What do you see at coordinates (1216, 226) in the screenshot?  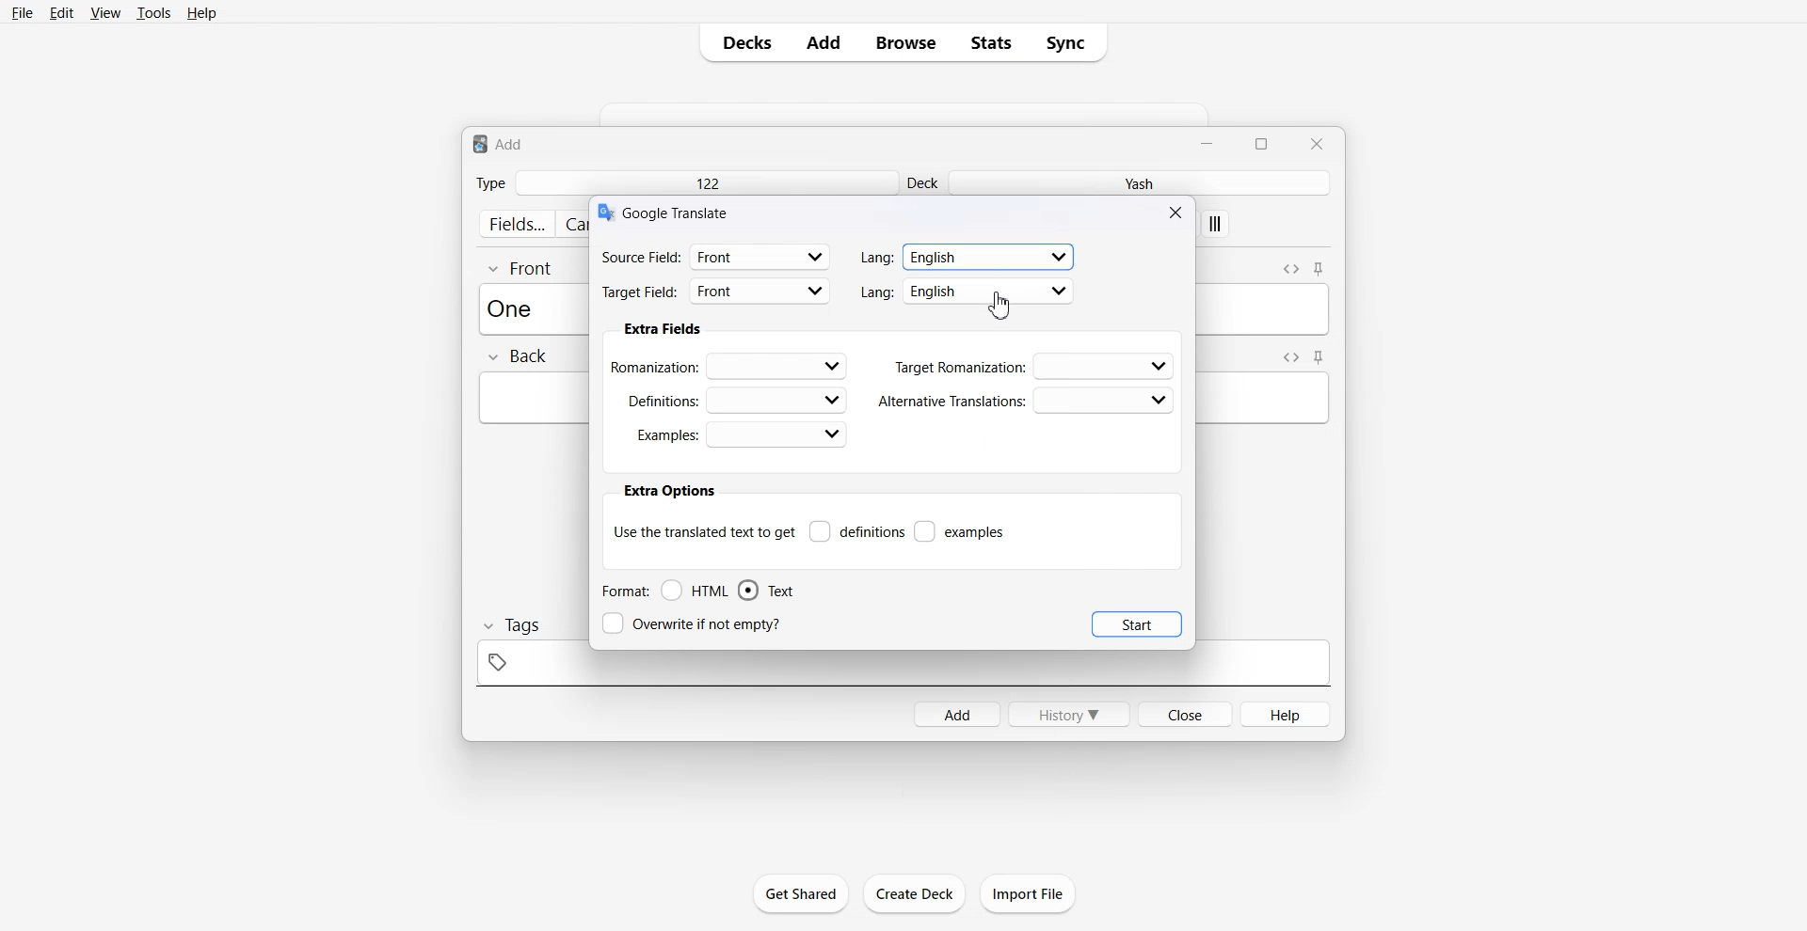 I see `apply custom style` at bounding box center [1216, 226].